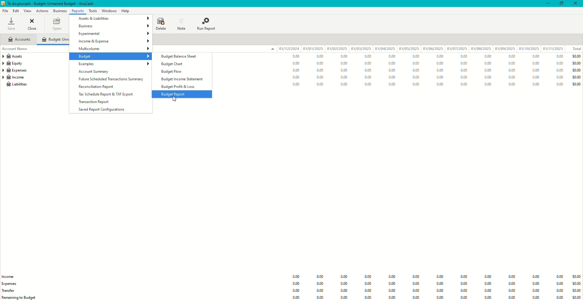  What do you see at coordinates (535, 56) in the screenshot?
I see `0.00` at bounding box center [535, 56].